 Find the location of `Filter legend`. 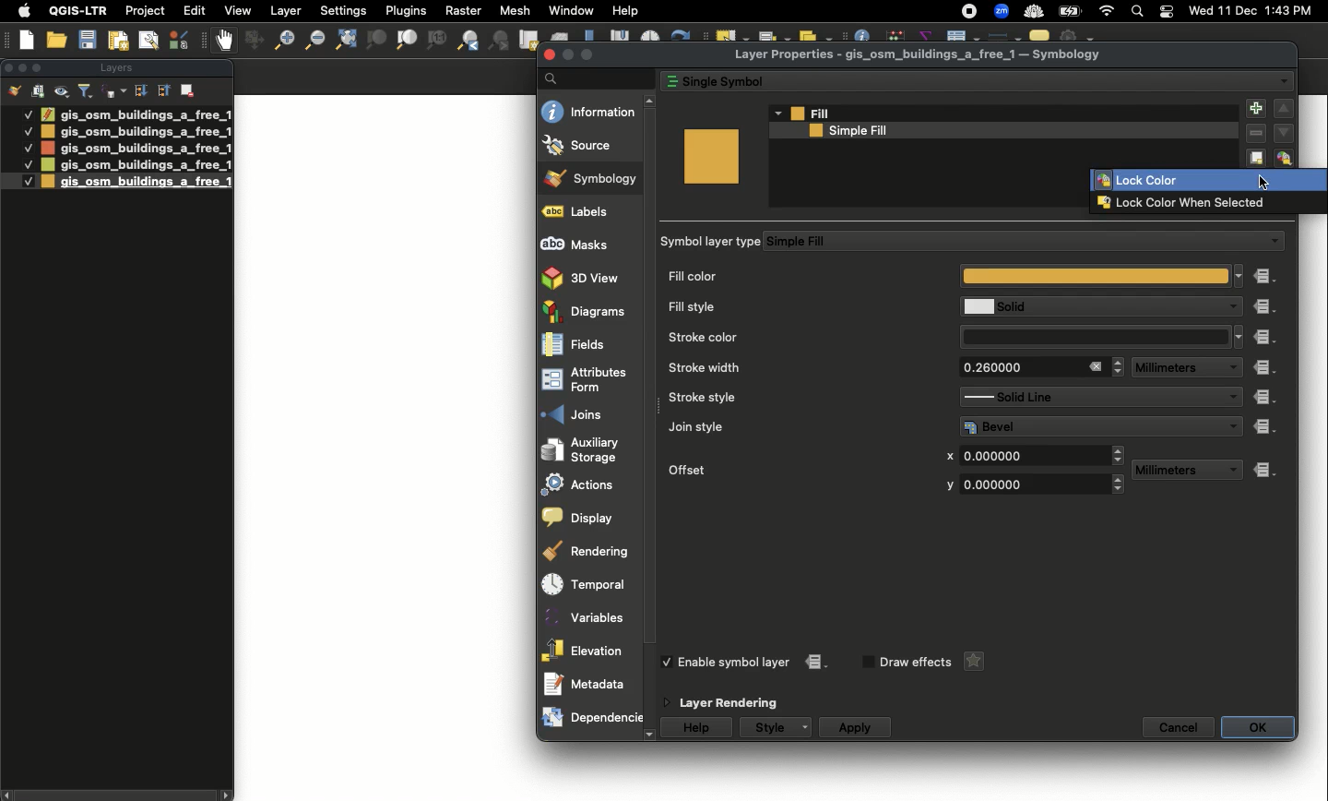

Filter legend is located at coordinates (87, 91).